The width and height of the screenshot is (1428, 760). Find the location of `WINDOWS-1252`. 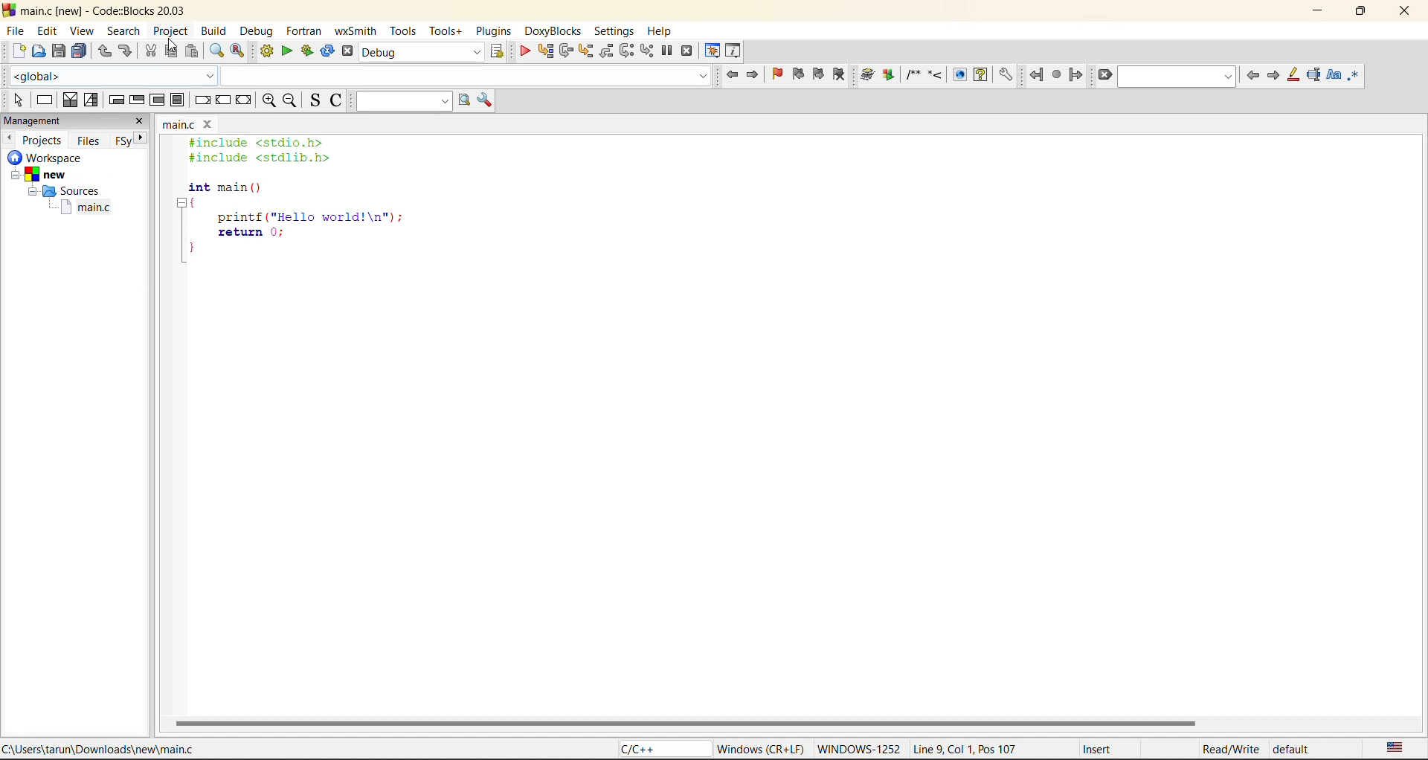

WINDOWS-1252 is located at coordinates (858, 750).